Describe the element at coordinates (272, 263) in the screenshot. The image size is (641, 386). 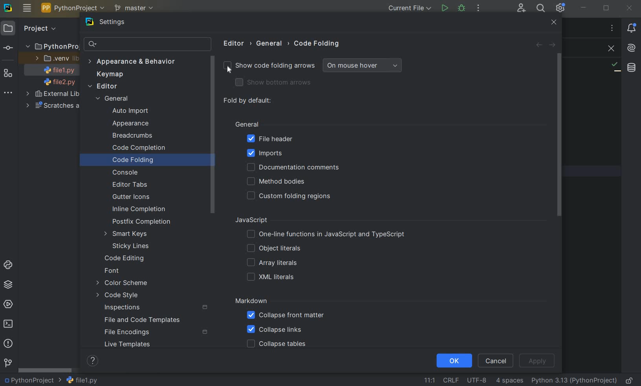
I see `ARRAY LITERALS` at that location.